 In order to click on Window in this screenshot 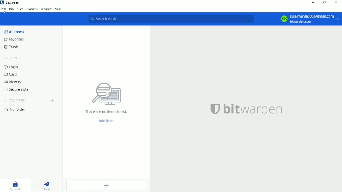, I will do `click(46, 8)`.